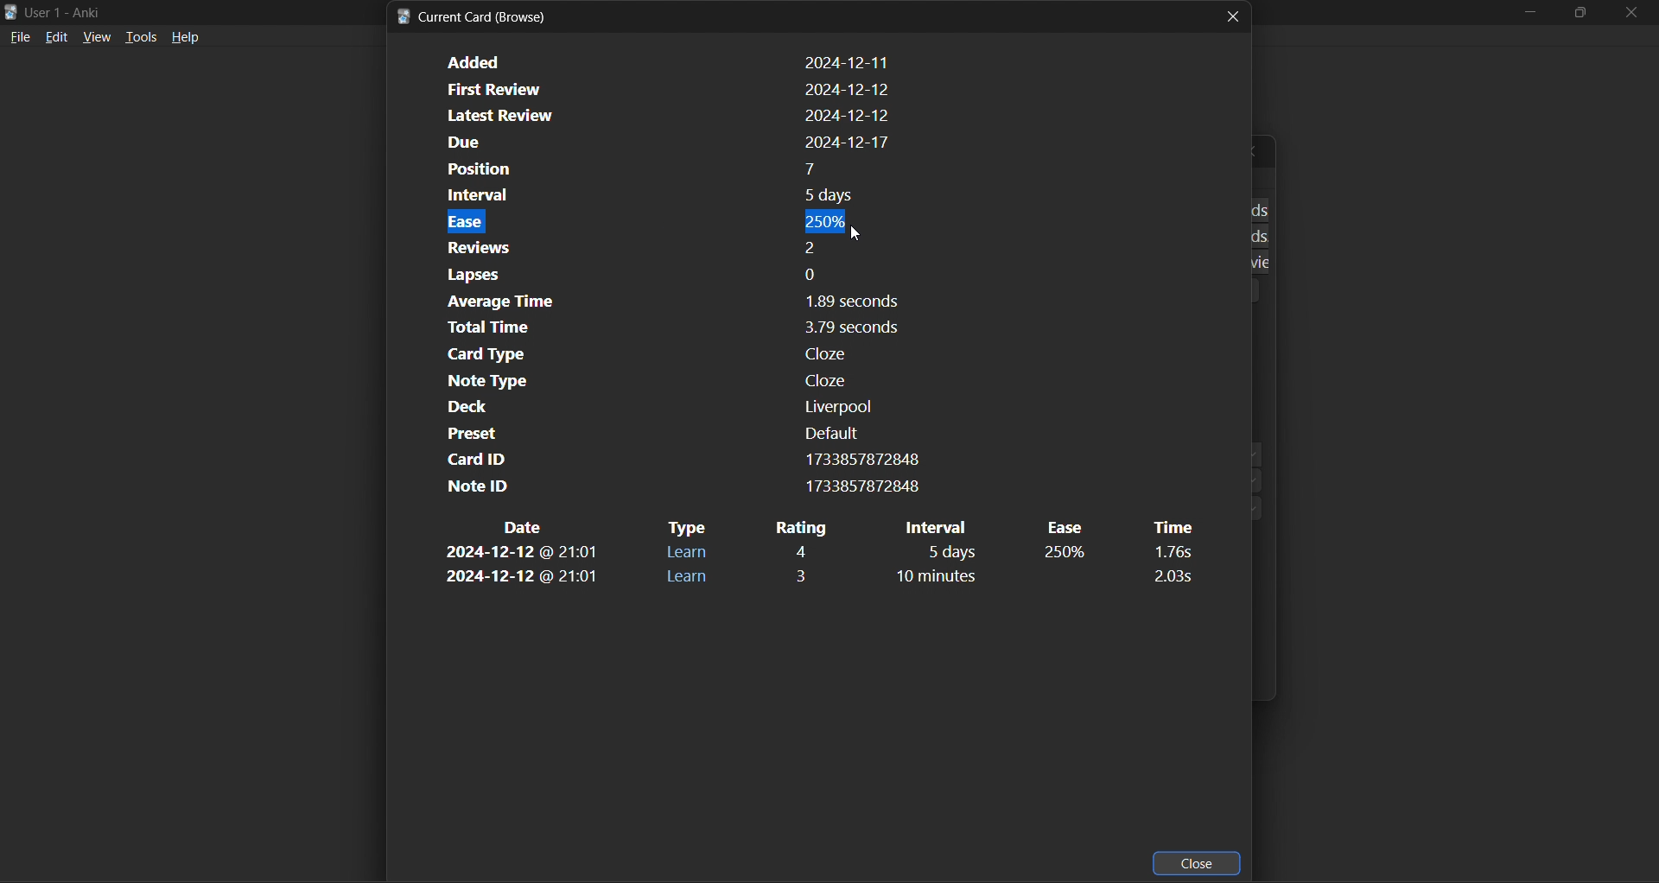  What do you see at coordinates (664, 143) in the screenshot?
I see `card due date` at bounding box center [664, 143].